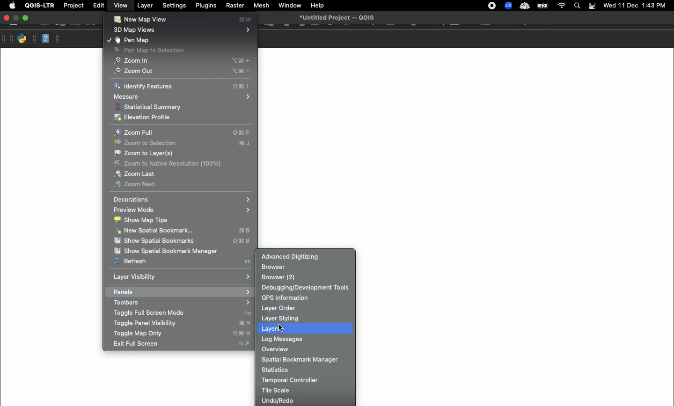 The width and height of the screenshot is (674, 406). Describe the element at coordinates (181, 302) in the screenshot. I see `Toolbars` at that location.